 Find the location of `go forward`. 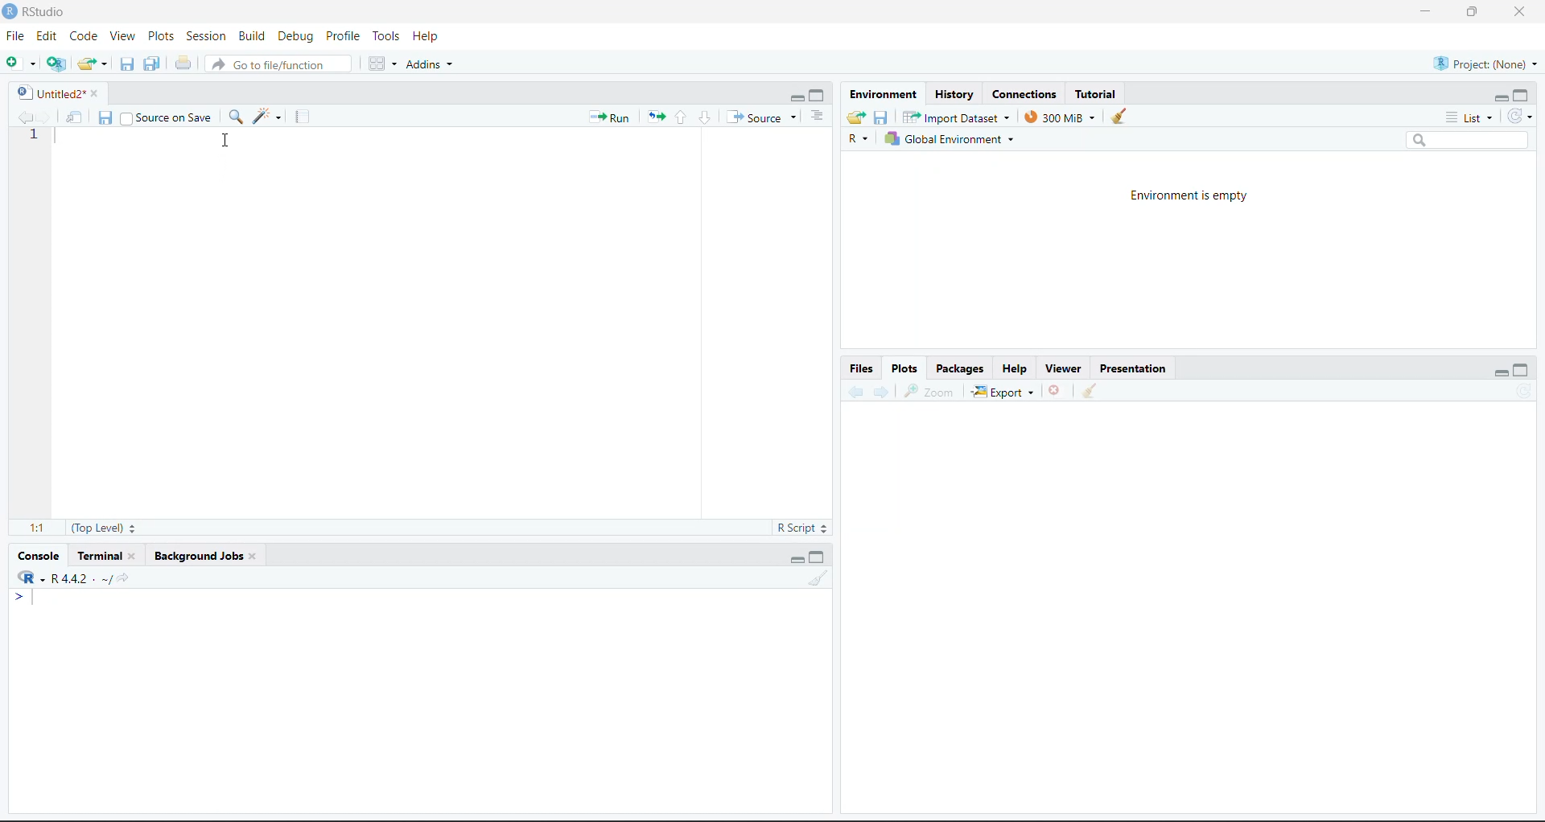

go forward is located at coordinates (883, 394).